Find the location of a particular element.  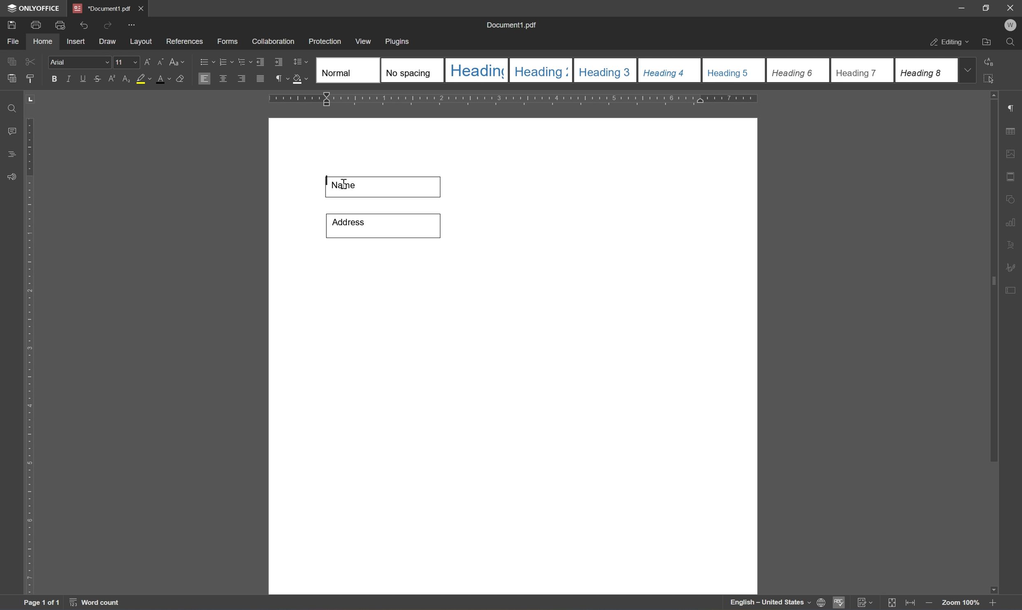

forms is located at coordinates (227, 41).